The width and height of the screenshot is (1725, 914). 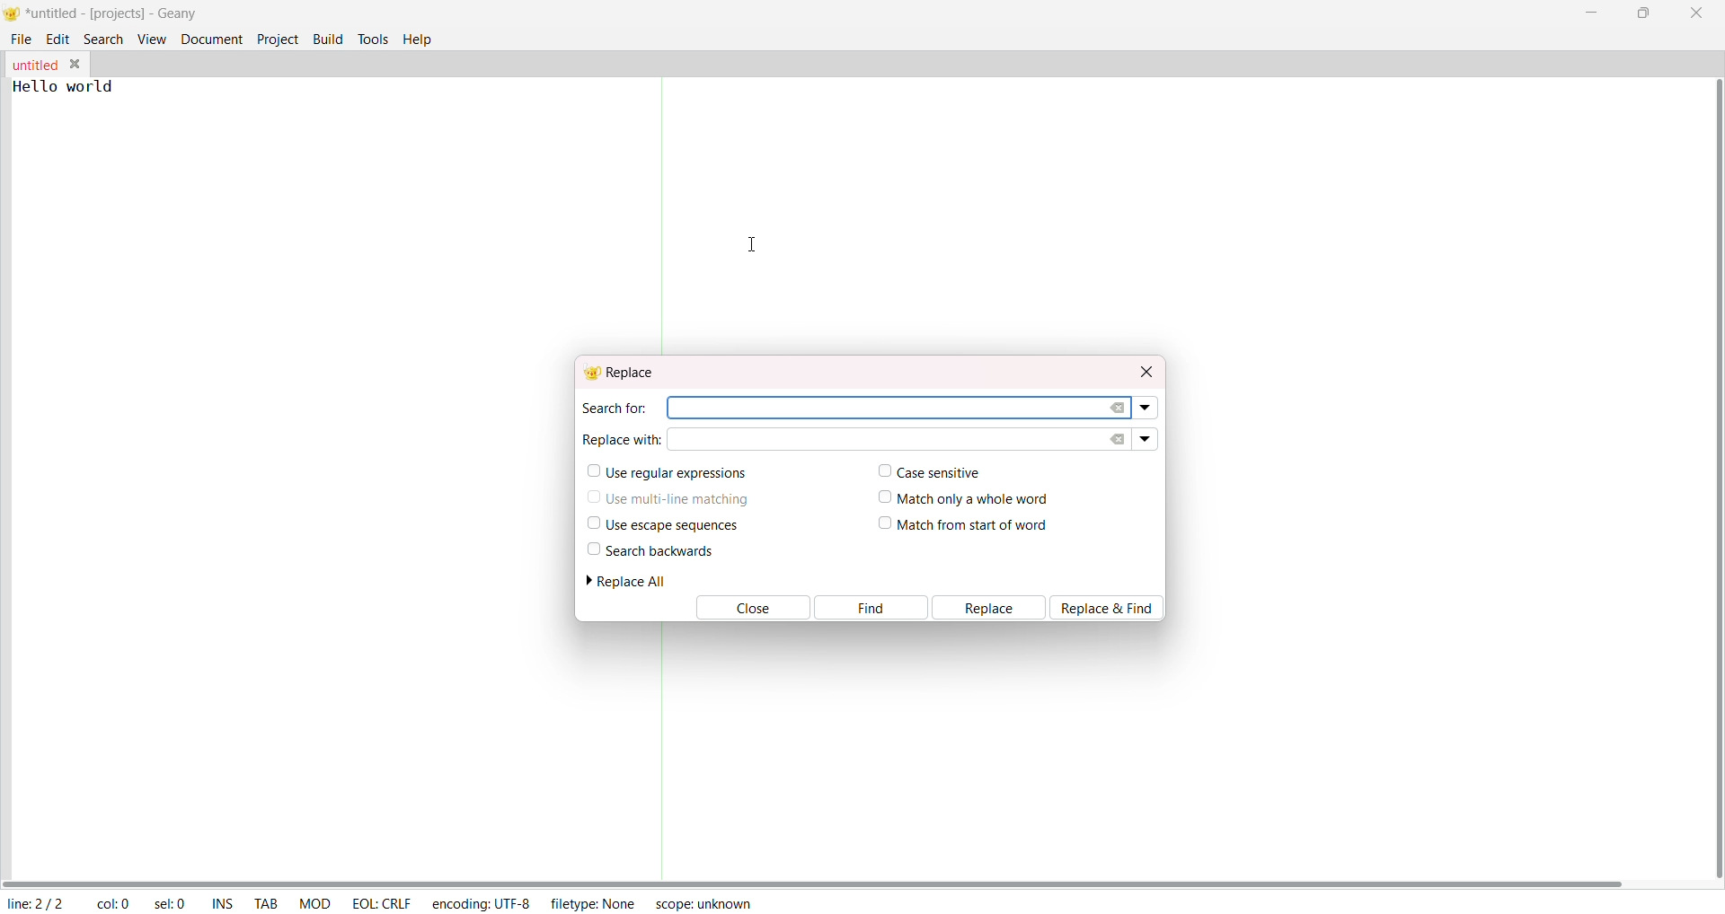 I want to click on Hello world, so click(x=65, y=86).